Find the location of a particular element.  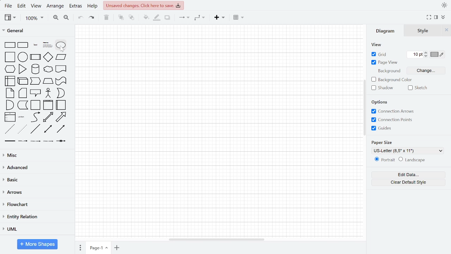

zoom is located at coordinates (32, 18).